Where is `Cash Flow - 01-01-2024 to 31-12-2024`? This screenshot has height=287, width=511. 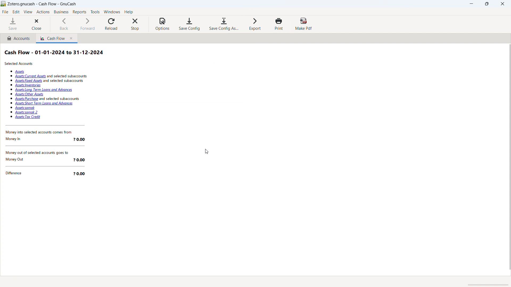
Cash Flow - 01-01-2024 to 31-12-2024 is located at coordinates (55, 52).